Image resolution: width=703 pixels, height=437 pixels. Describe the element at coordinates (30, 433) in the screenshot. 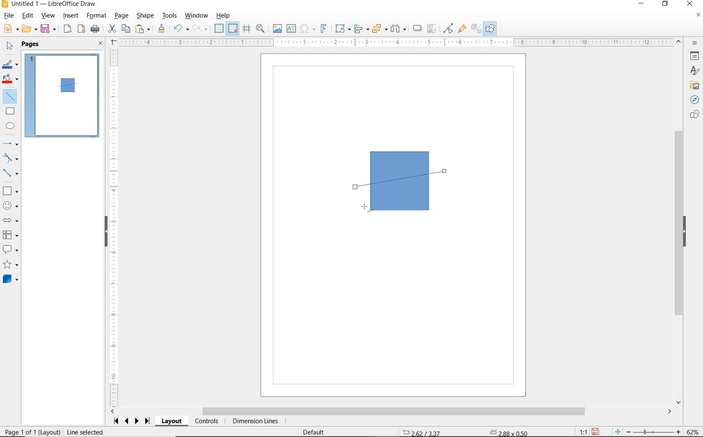

I see `PAGE 1 OF 1` at that location.